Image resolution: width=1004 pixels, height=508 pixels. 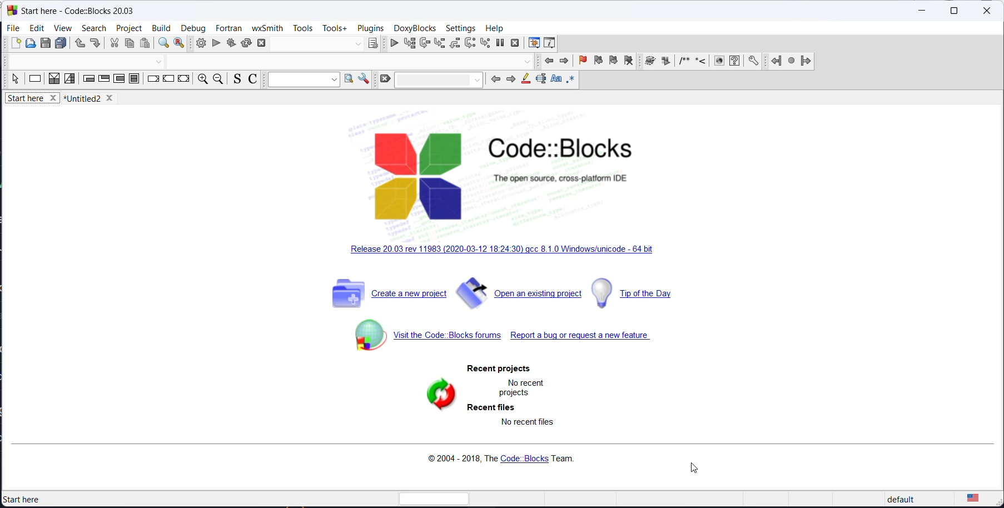 I want to click on add bookmark, so click(x=581, y=62).